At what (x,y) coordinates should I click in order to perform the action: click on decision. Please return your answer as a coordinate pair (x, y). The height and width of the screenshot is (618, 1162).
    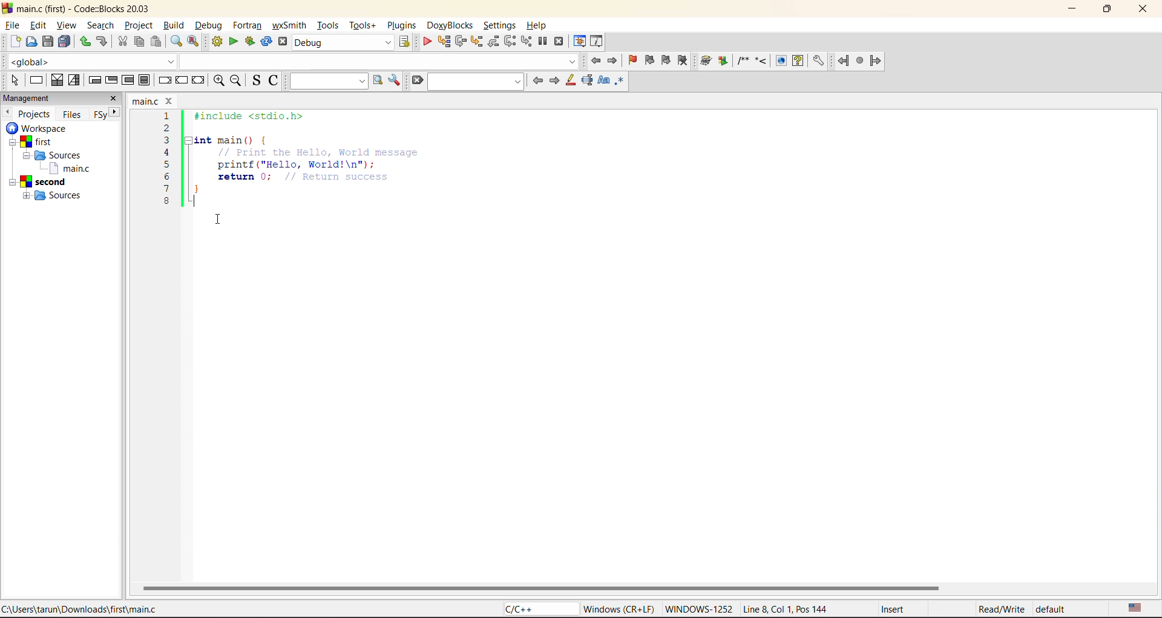
    Looking at the image, I should click on (56, 81).